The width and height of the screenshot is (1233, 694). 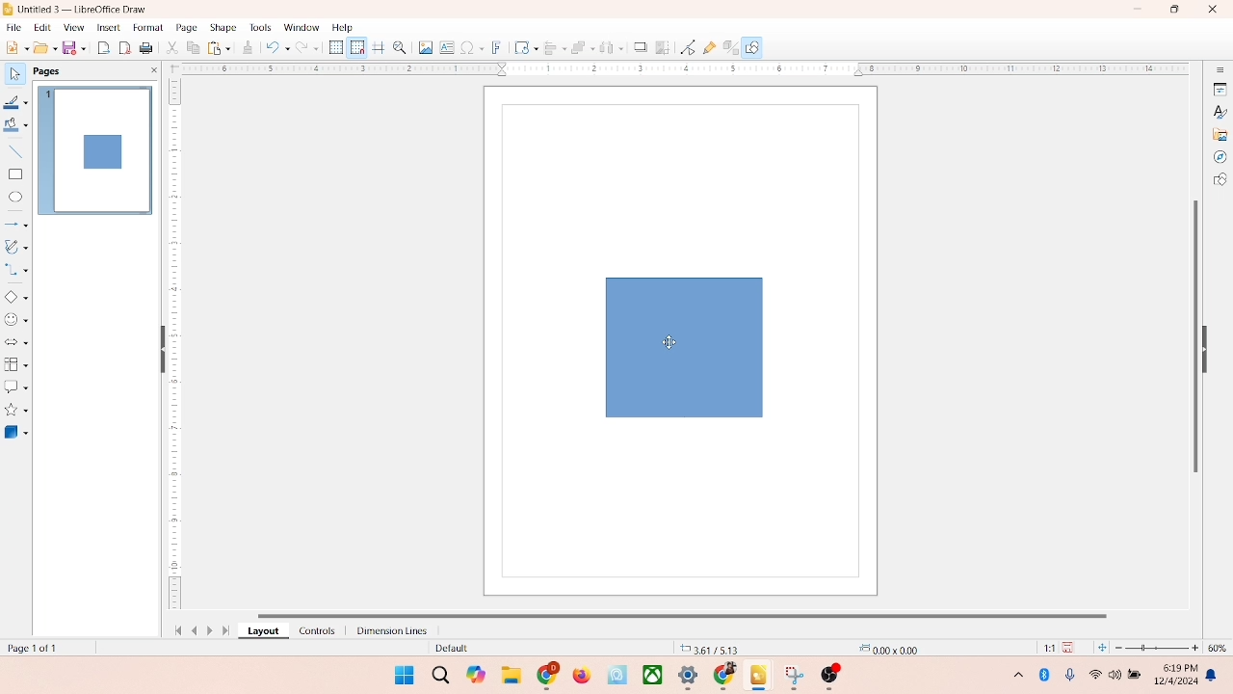 I want to click on close, so click(x=1208, y=11).